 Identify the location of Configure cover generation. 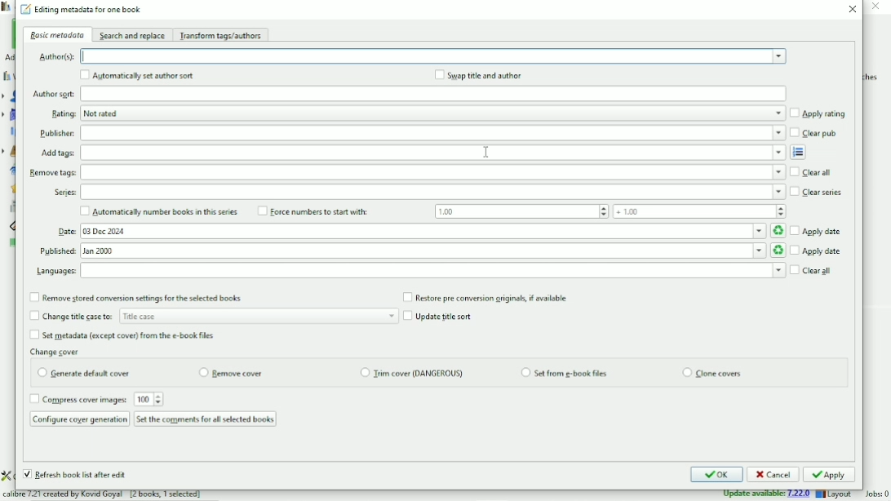
(79, 419).